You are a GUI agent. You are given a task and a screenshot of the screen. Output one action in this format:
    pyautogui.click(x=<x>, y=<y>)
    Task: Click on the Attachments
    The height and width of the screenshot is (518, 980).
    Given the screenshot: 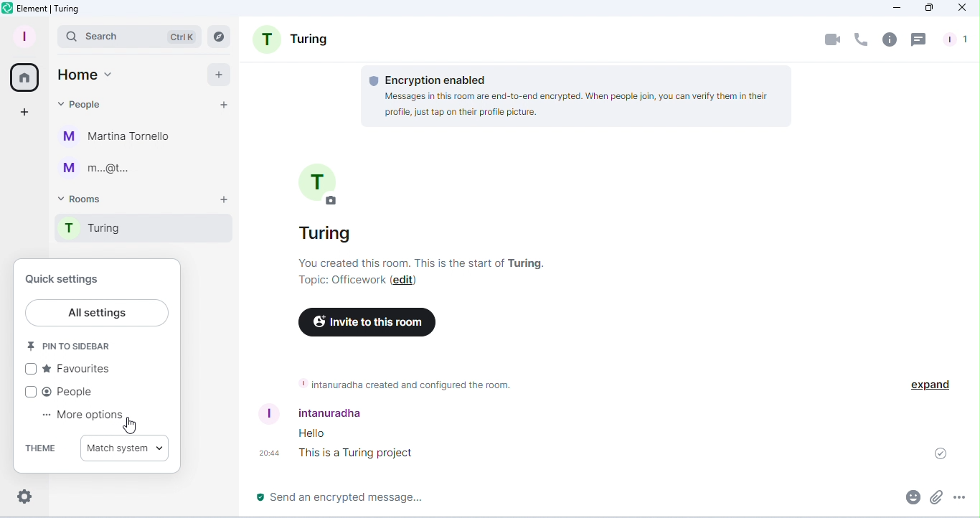 What is the action you would take?
    pyautogui.click(x=935, y=496)
    